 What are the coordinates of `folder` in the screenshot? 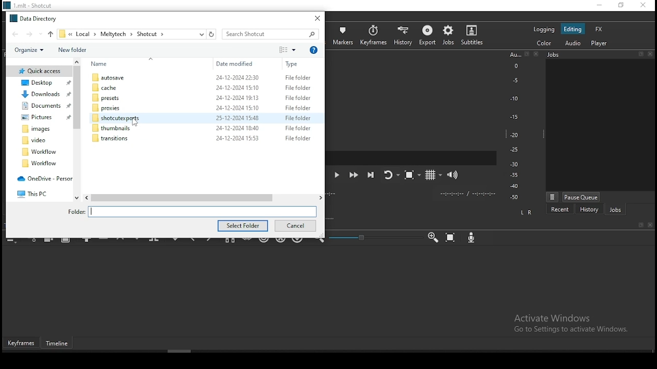 It's located at (121, 118).